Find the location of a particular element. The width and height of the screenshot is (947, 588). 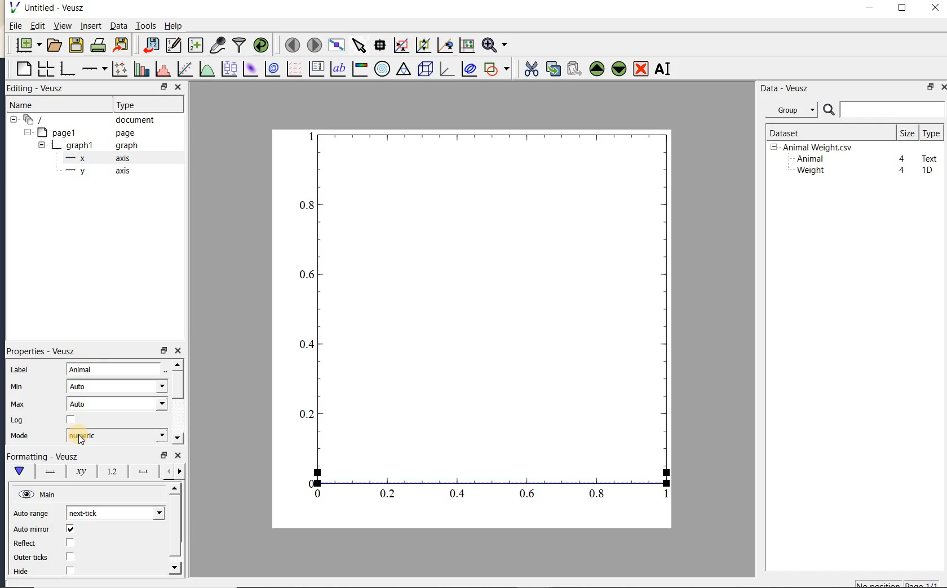

document is located at coordinates (86, 120).